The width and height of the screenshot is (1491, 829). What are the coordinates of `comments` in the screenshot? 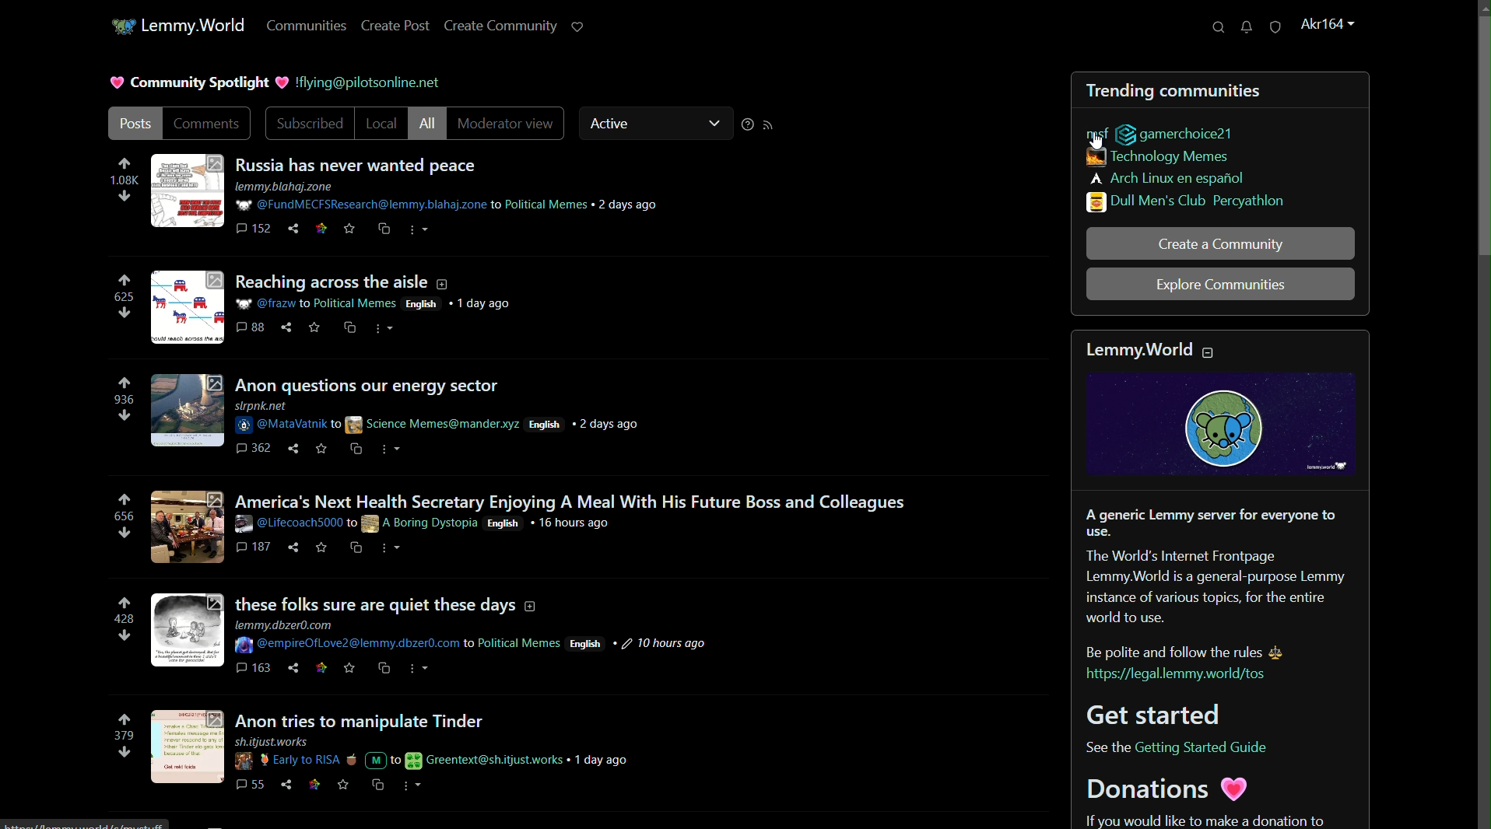 It's located at (210, 124).